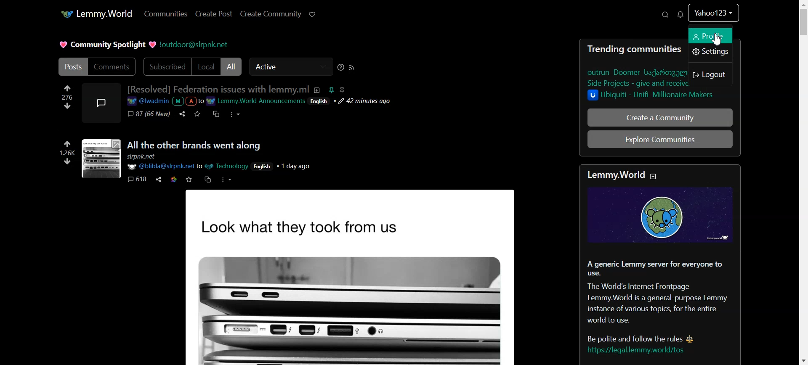 This screenshot has height=365, width=808. Describe the element at coordinates (107, 45) in the screenshot. I see `Text` at that location.